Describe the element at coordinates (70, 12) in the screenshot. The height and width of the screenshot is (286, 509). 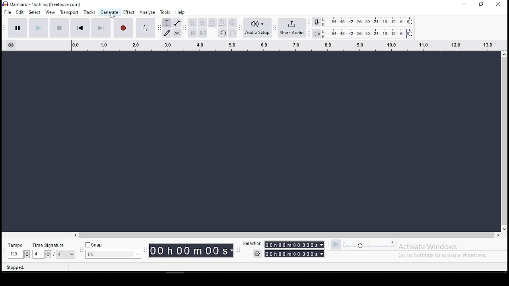
I see `transport` at that location.